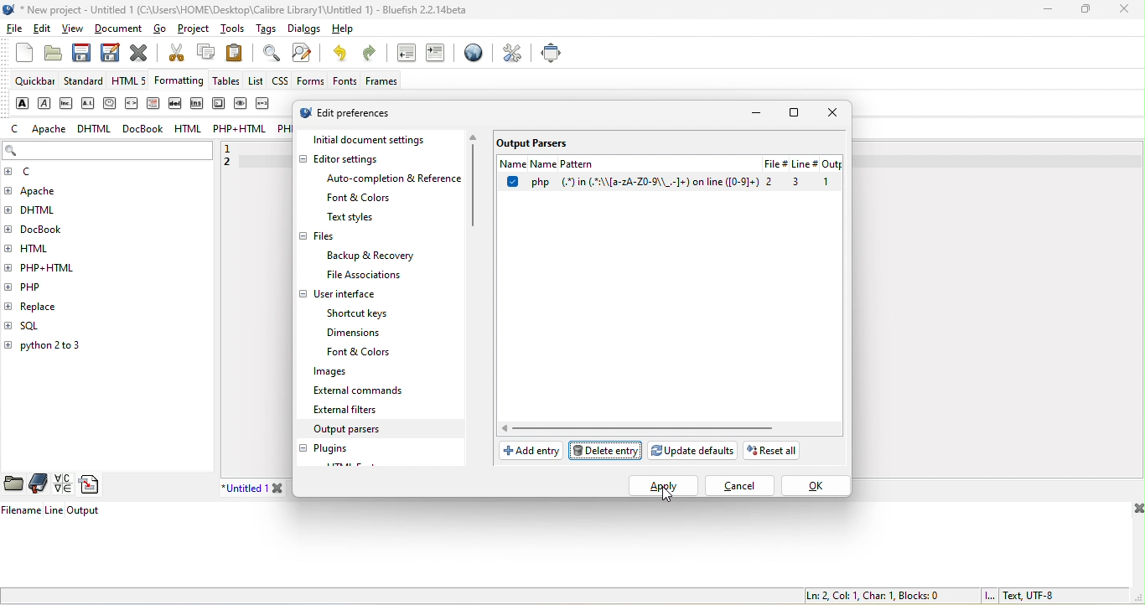  I want to click on html 5, so click(132, 82).